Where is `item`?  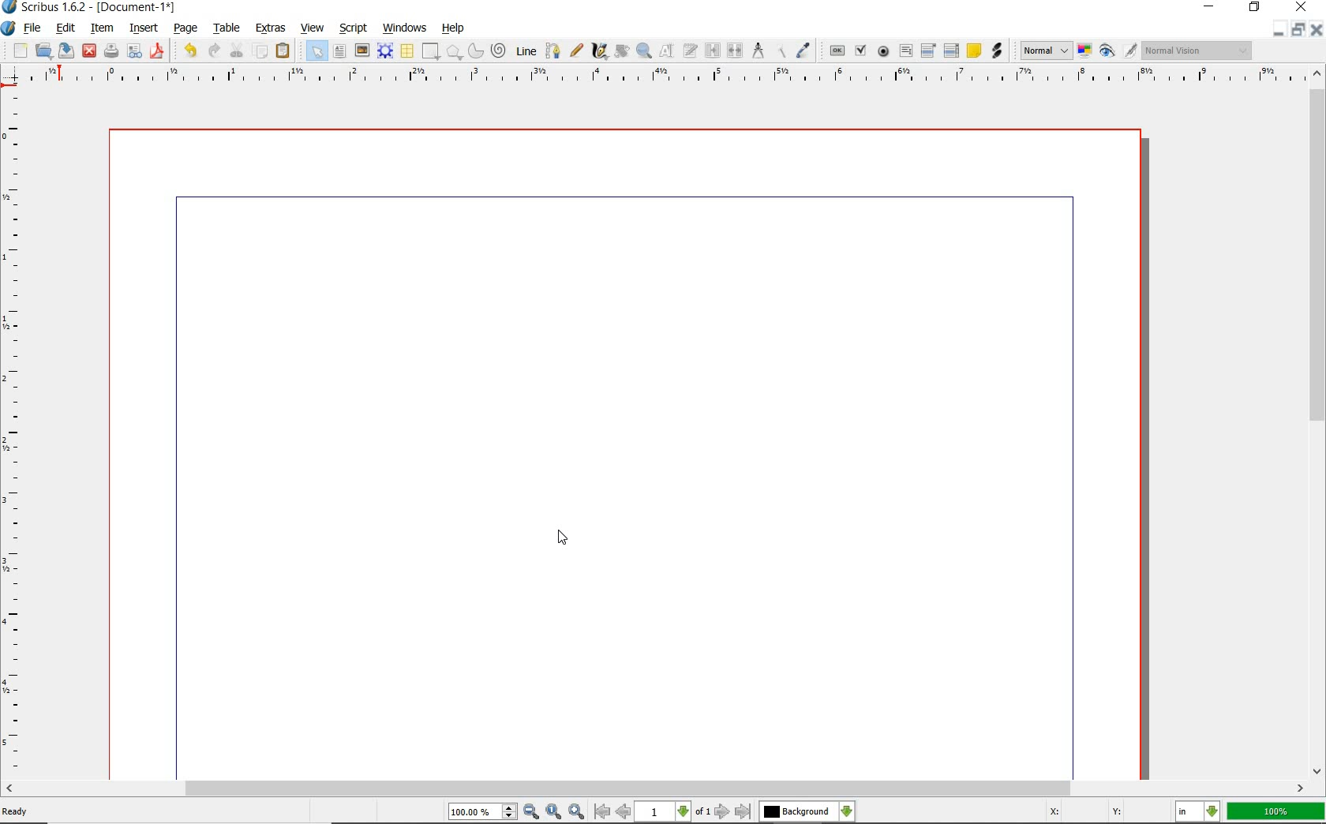 item is located at coordinates (103, 28).